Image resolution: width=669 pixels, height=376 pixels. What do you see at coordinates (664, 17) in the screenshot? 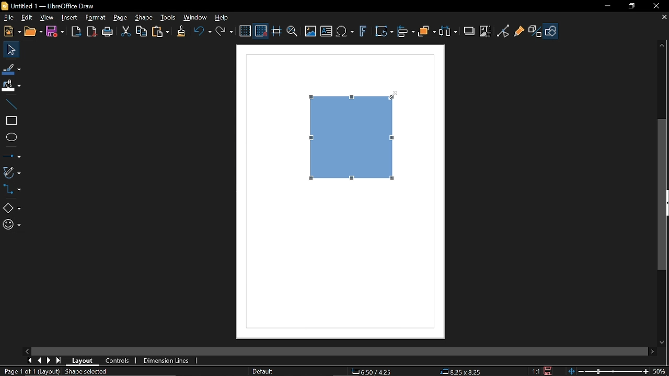
I see `Close current tab` at bounding box center [664, 17].